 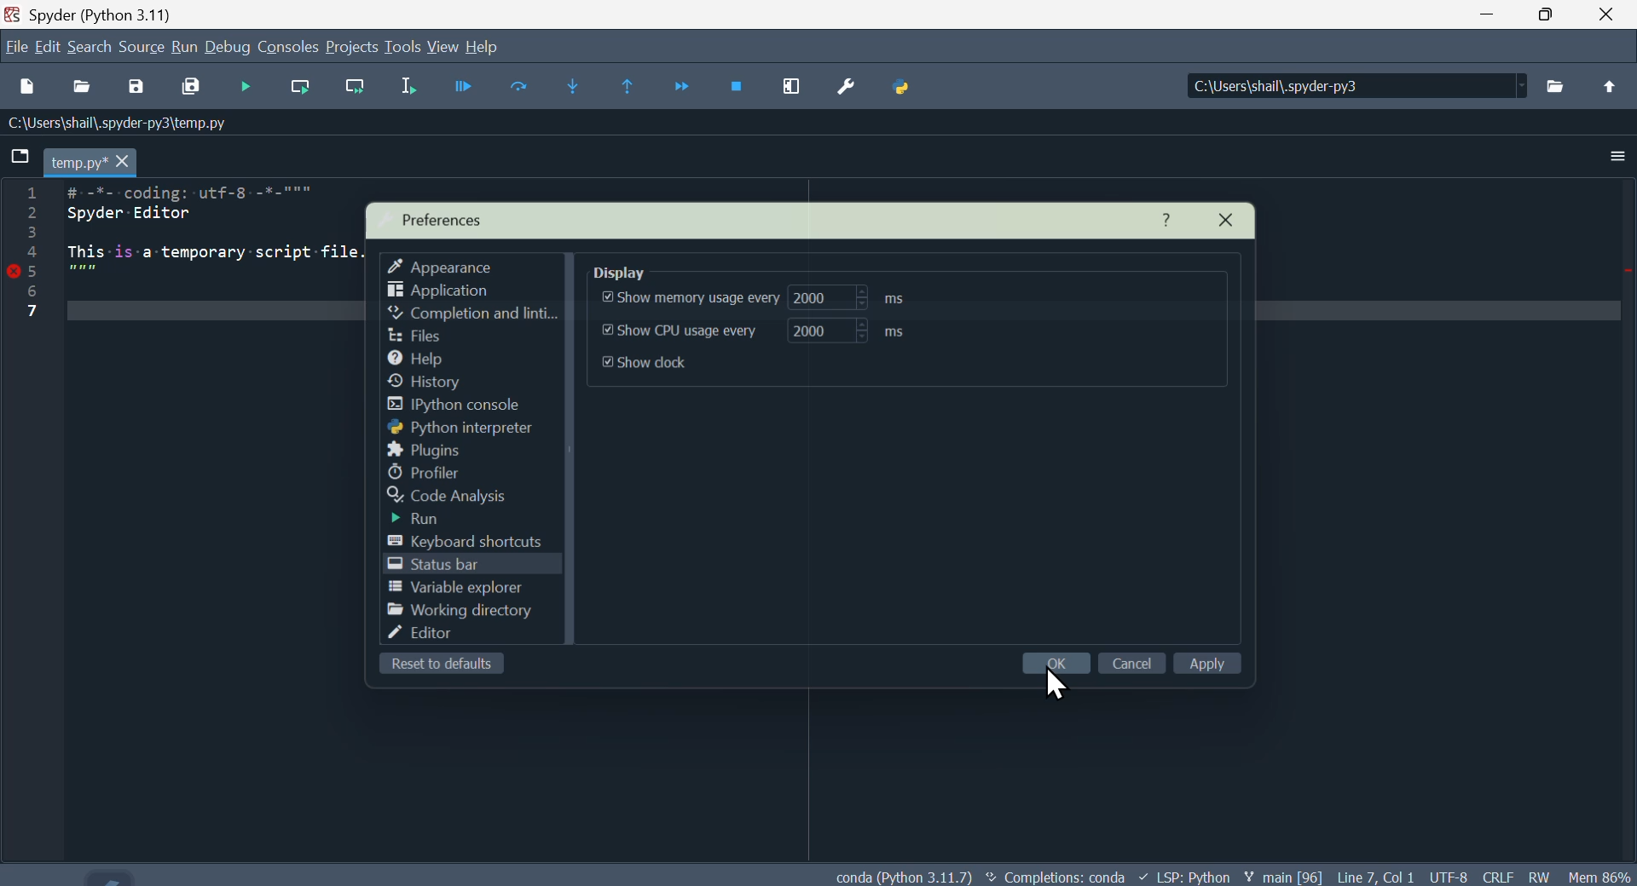 I want to click on Preferences, so click(x=446, y=218).